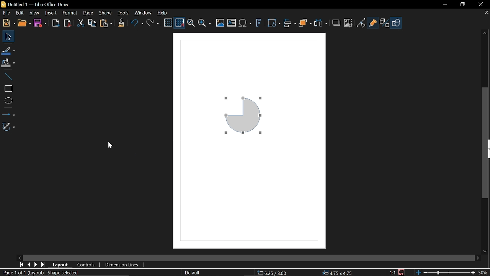  Describe the element at coordinates (393, 273) in the screenshot. I see `1:1 (Scaling factor)` at that location.